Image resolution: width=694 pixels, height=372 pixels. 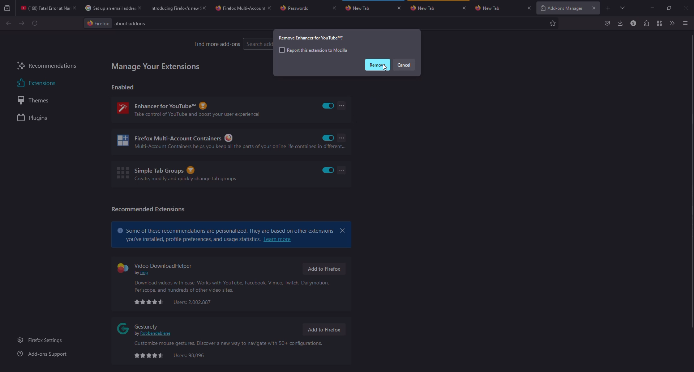 What do you see at coordinates (361, 7) in the screenshot?
I see `tab` at bounding box center [361, 7].